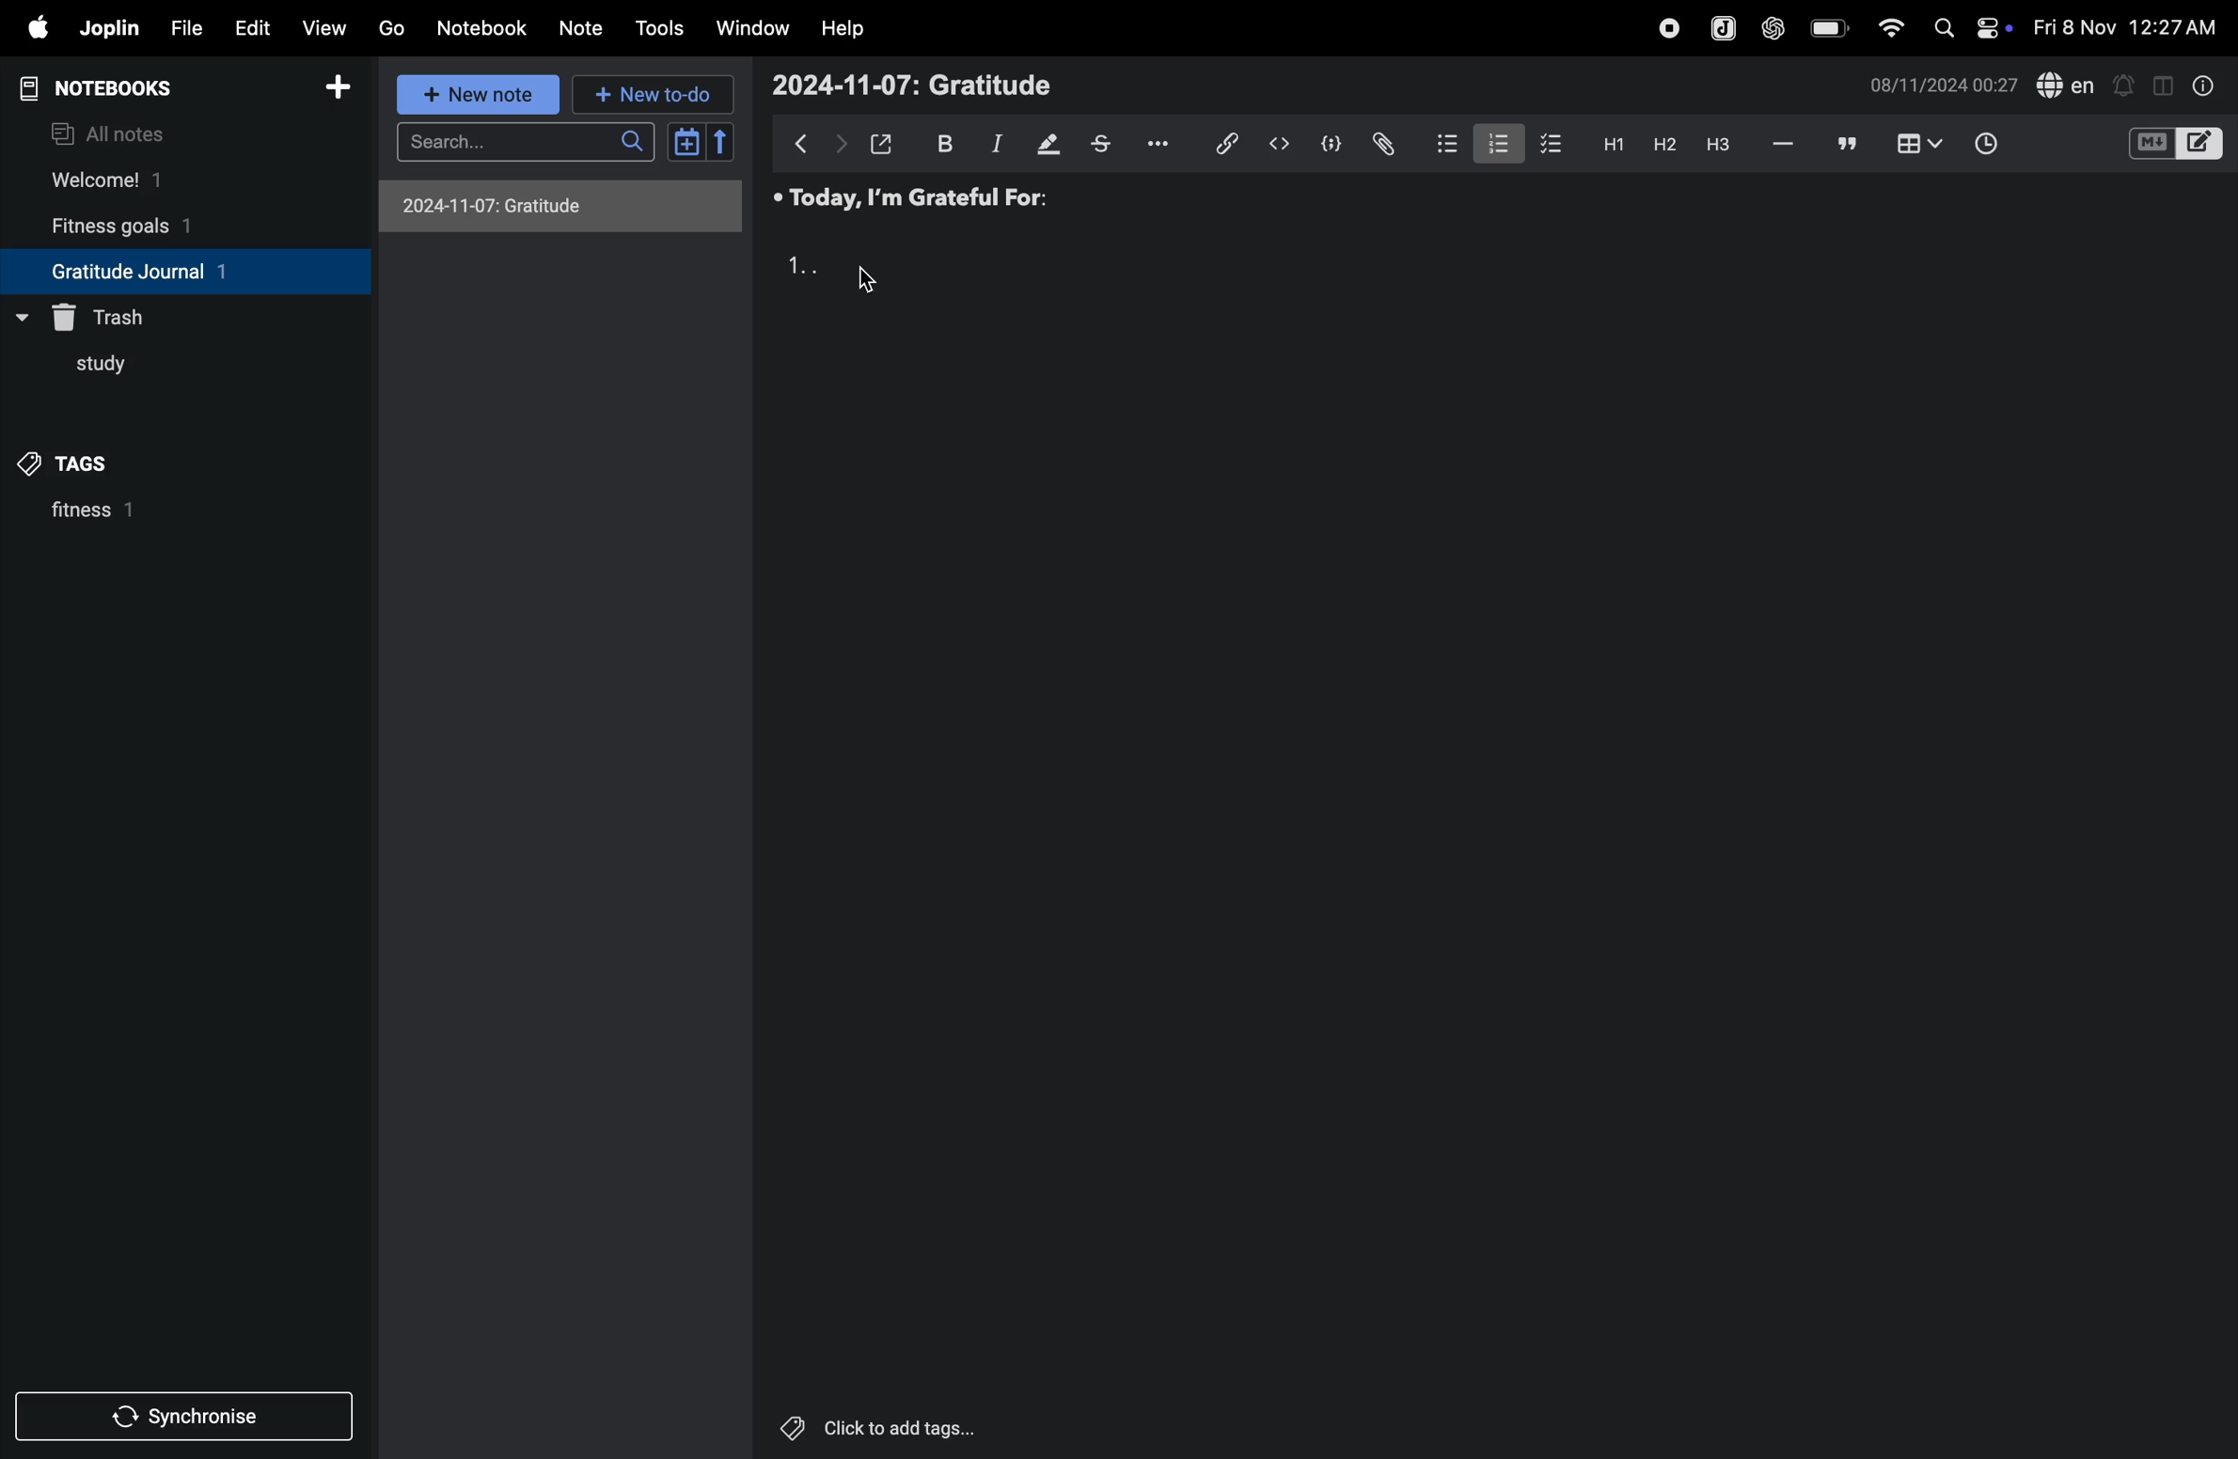 This screenshot has width=2238, height=1459. I want to click on italic, so click(995, 146).